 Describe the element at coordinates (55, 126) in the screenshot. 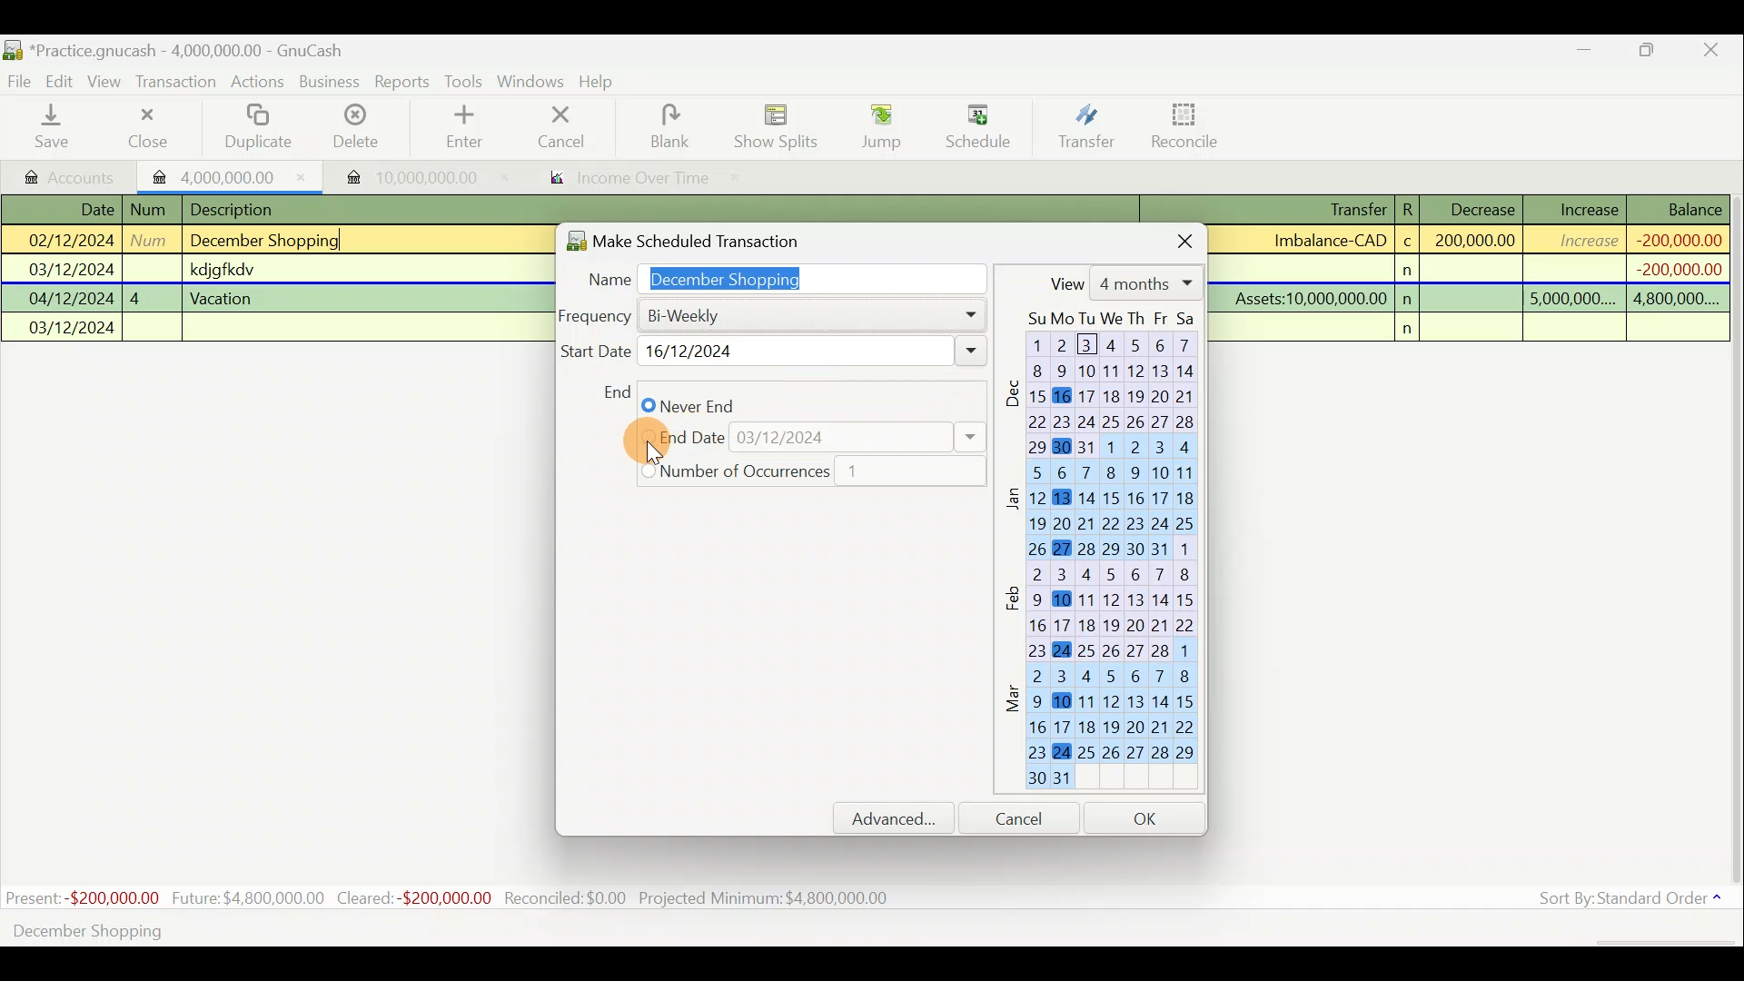

I see `Save` at that location.